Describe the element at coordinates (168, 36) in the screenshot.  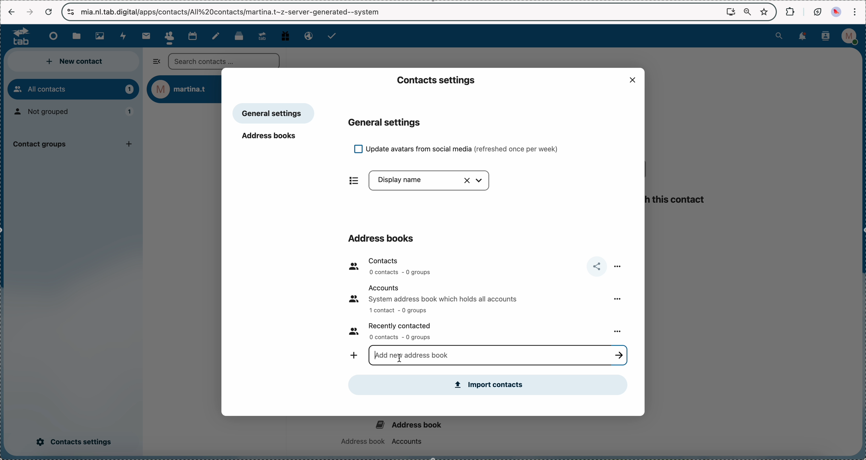
I see `click on contacts` at that location.